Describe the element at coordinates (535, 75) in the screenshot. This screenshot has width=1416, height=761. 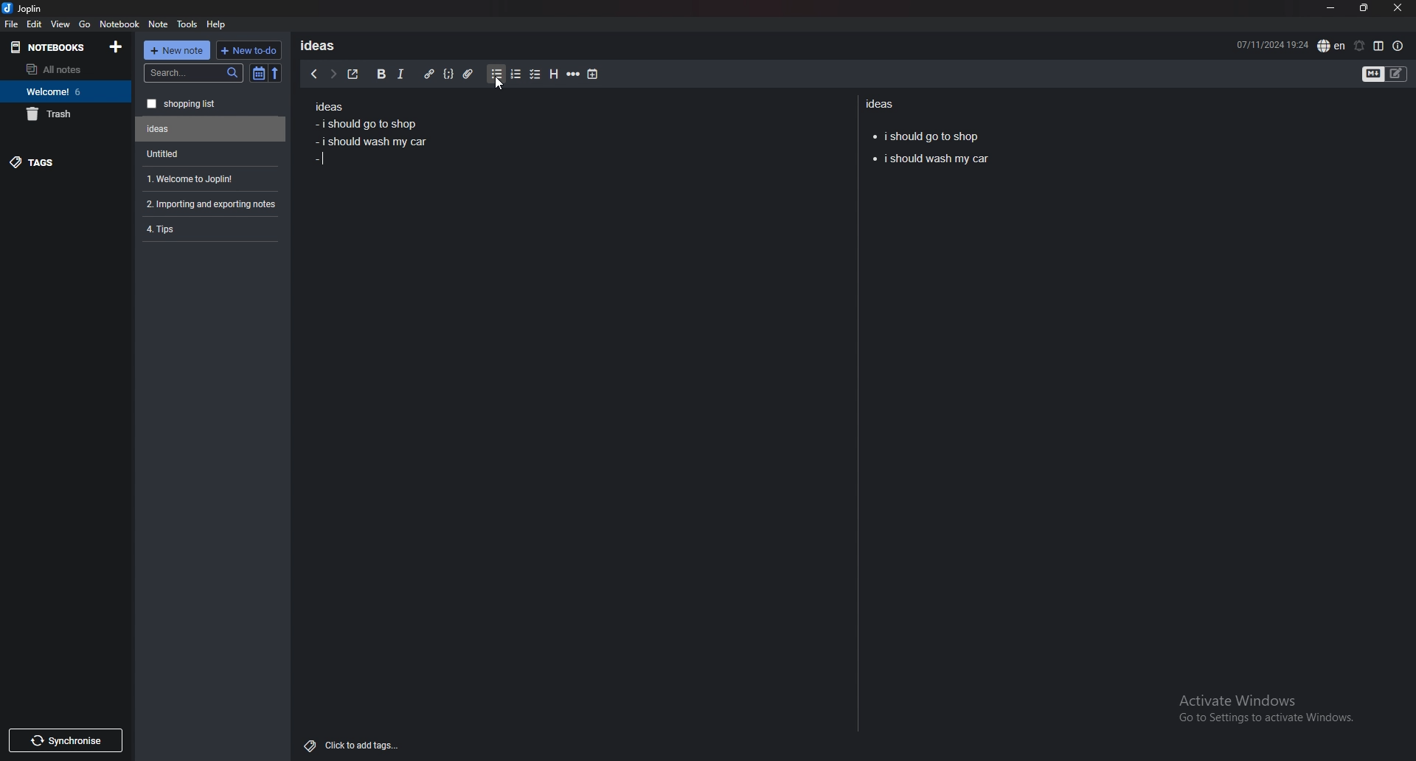
I see `checkbox` at that location.